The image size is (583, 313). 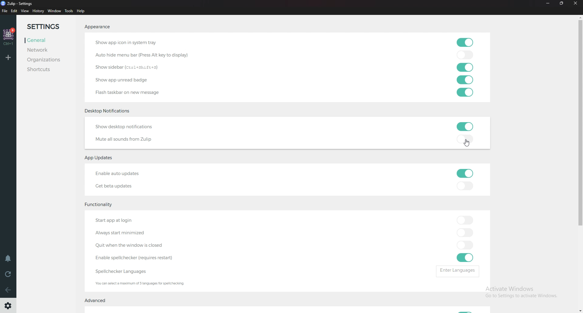 What do you see at coordinates (465, 258) in the screenshot?
I see `toggle` at bounding box center [465, 258].